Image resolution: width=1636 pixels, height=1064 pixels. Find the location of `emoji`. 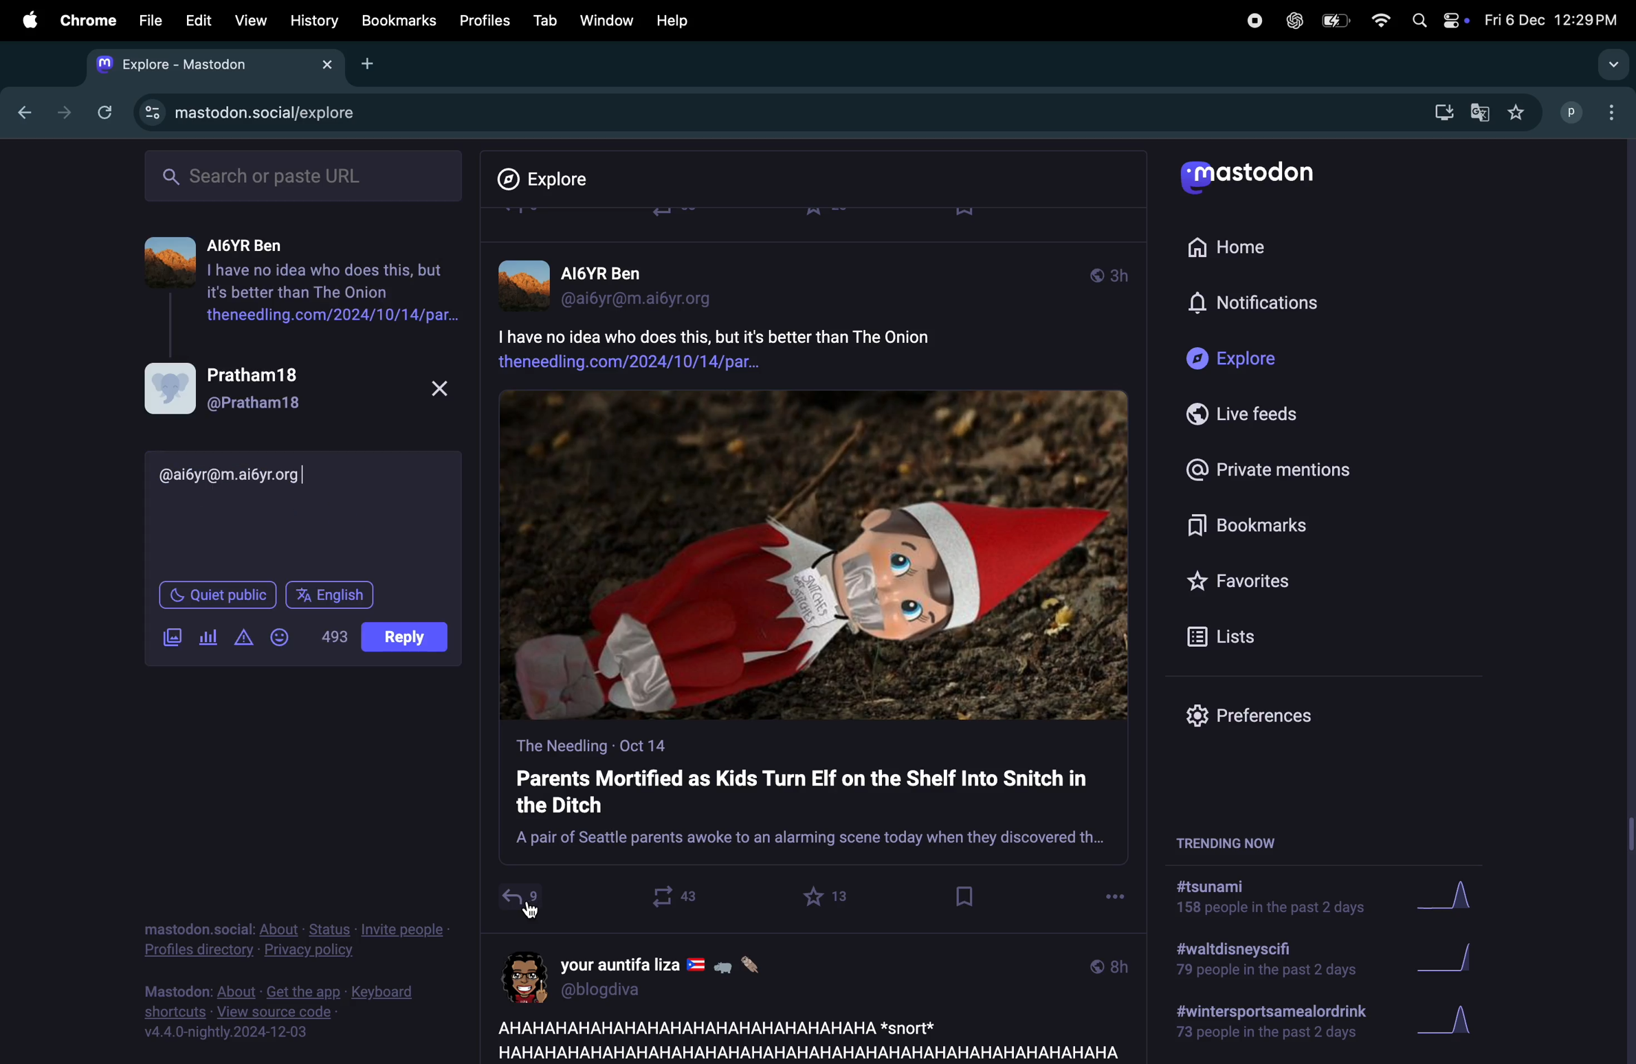

emoji is located at coordinates (283, 635).